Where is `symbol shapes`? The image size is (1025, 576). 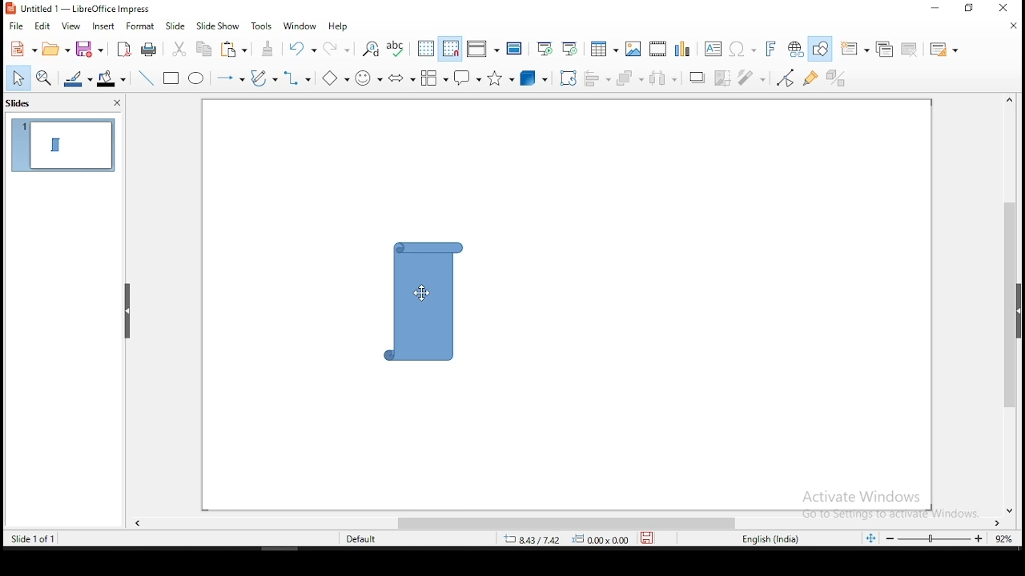 symbol shapes is located at coordinates (371, 76).